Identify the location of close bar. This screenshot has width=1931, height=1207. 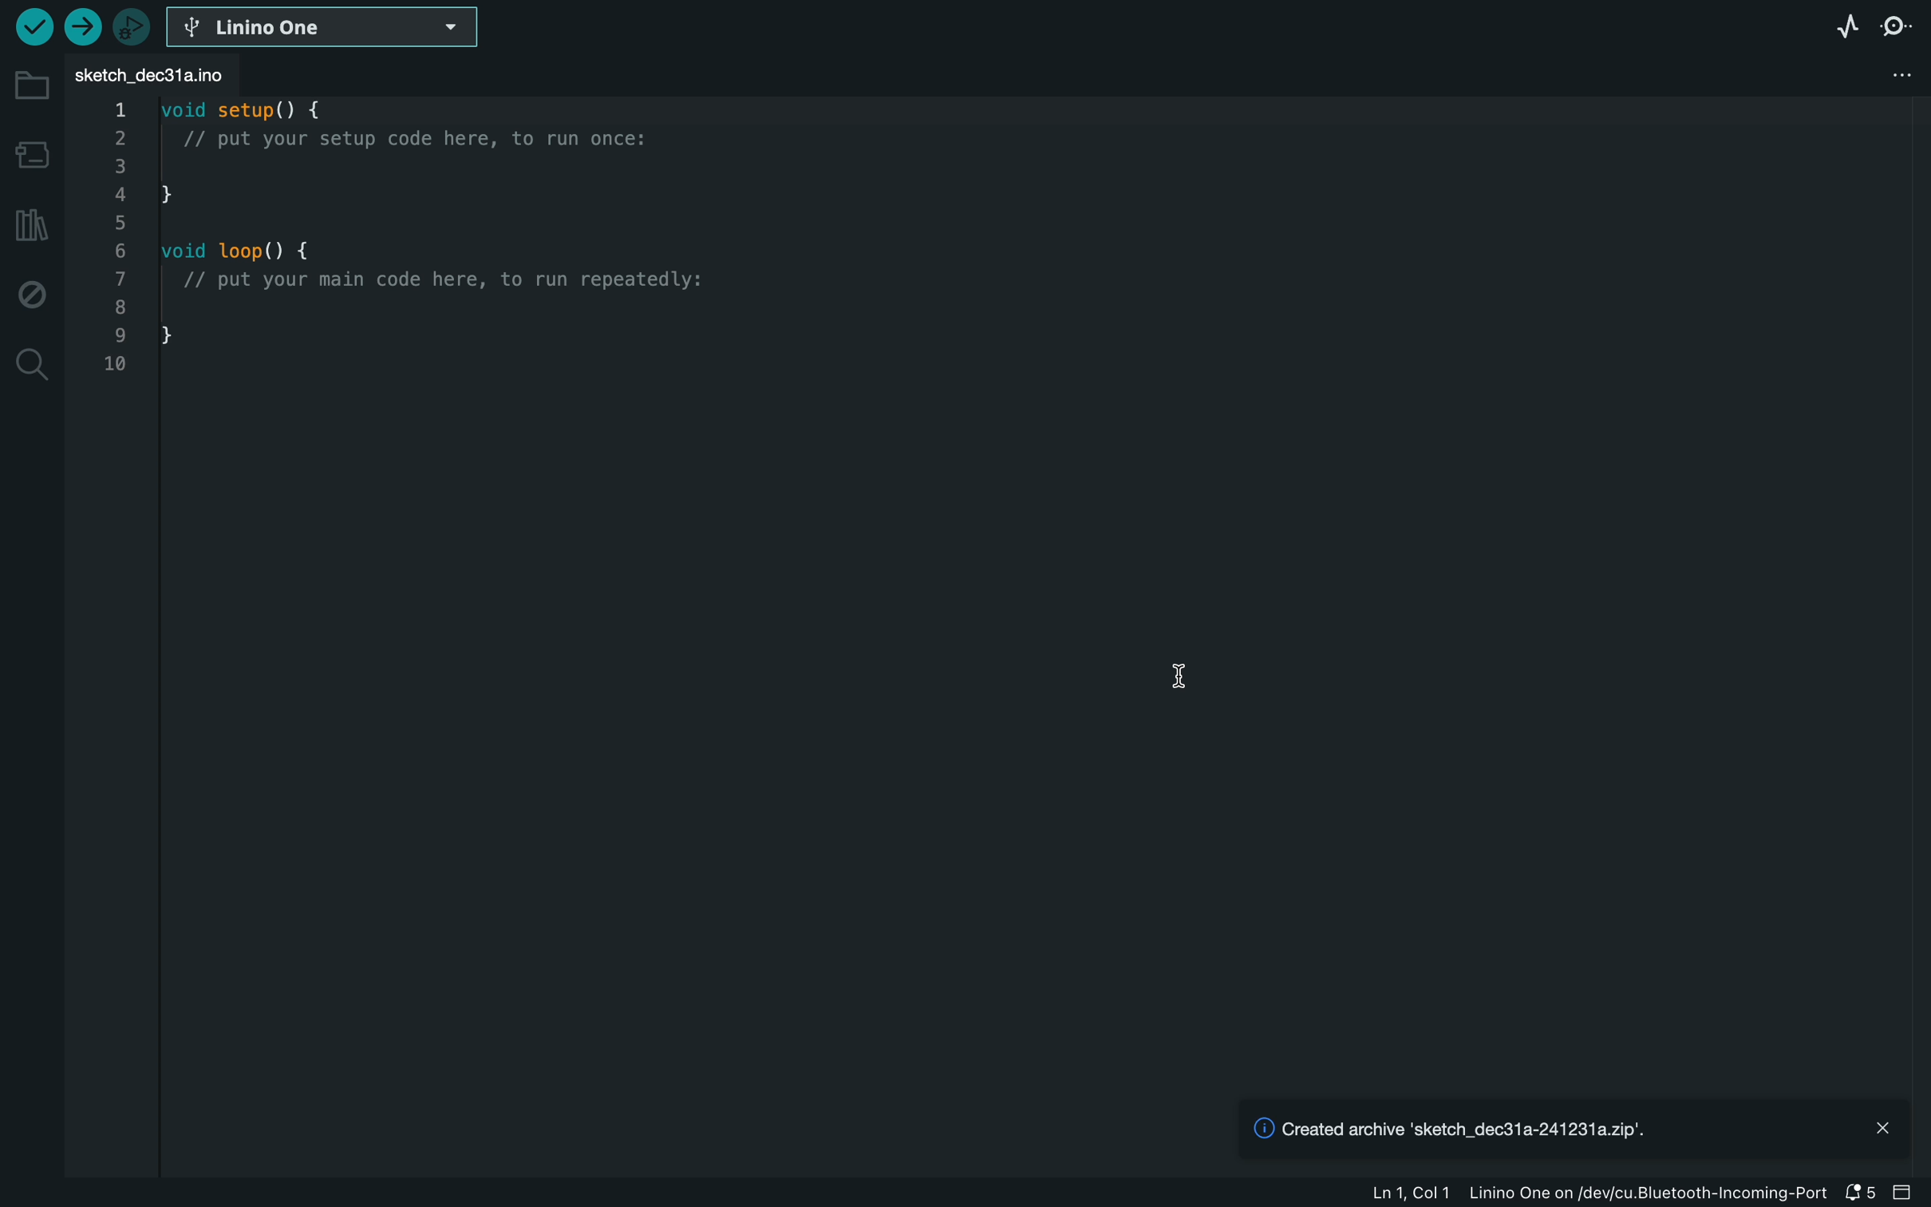
(1905, 1193).